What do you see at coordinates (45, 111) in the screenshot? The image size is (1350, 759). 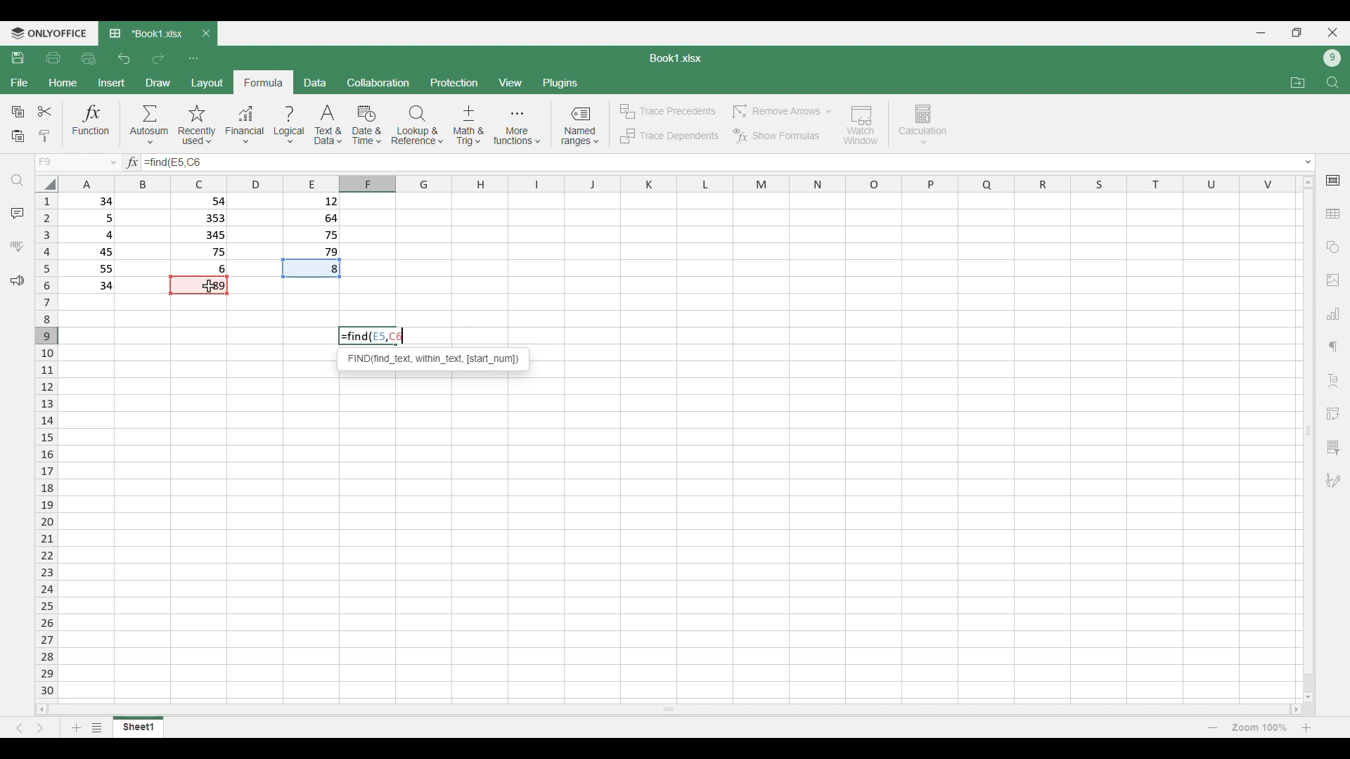 I see `Cut` at bounding box center [45, 111].